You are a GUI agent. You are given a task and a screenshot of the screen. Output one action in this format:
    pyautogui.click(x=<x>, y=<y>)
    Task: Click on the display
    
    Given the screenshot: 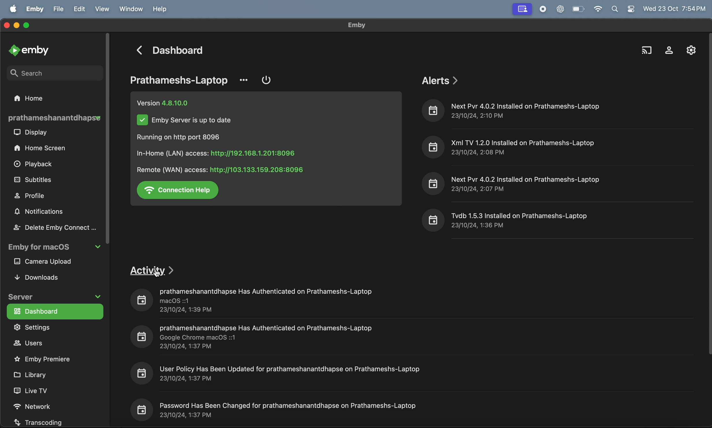 What is the action you would take?
    pyautogui.click(x=33, y=133)
    